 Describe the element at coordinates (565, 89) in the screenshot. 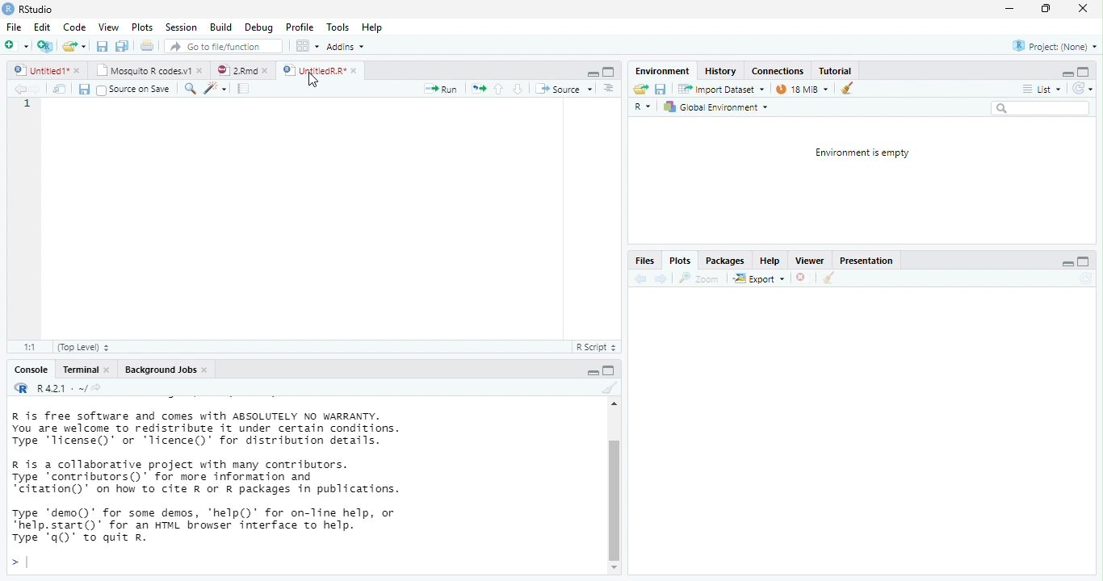

I see `‘Source` at that location.